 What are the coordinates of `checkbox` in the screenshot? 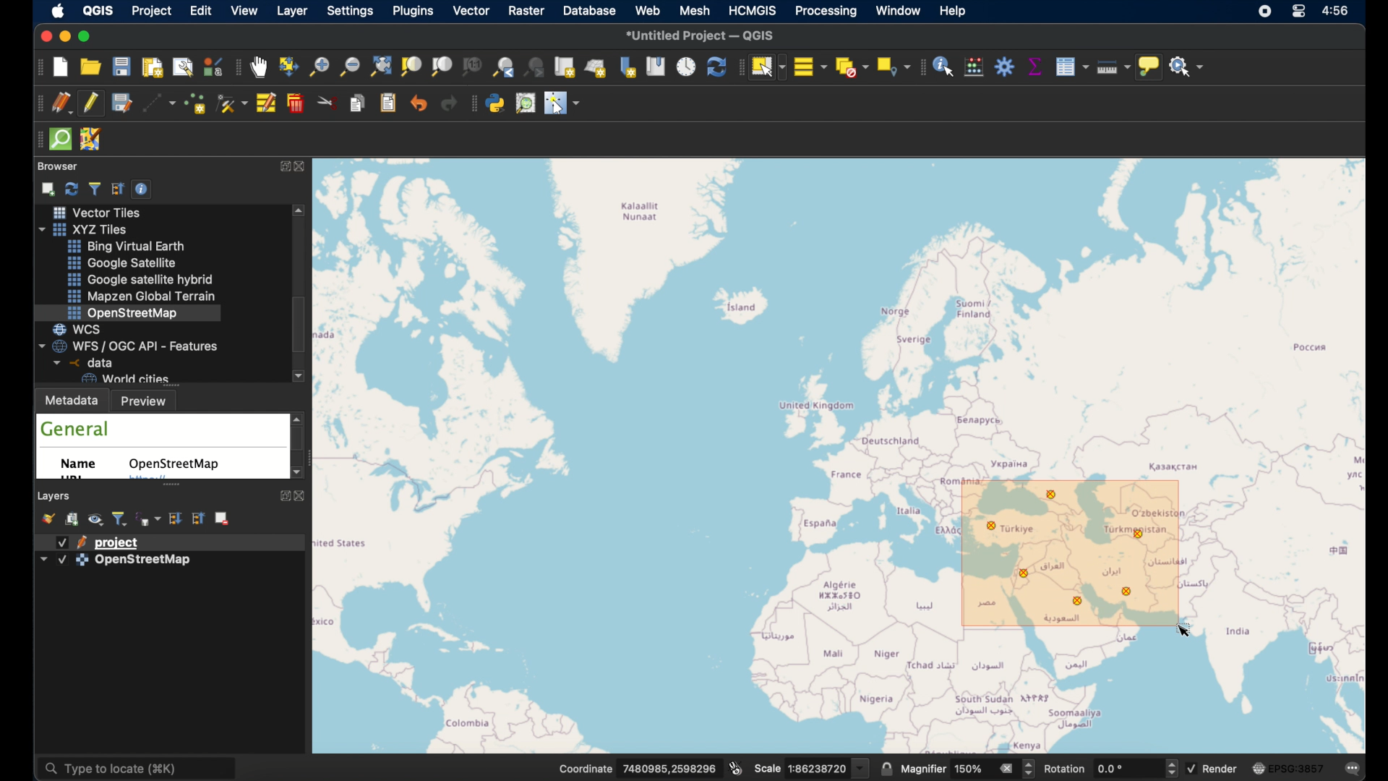 It's located at (62, 560).